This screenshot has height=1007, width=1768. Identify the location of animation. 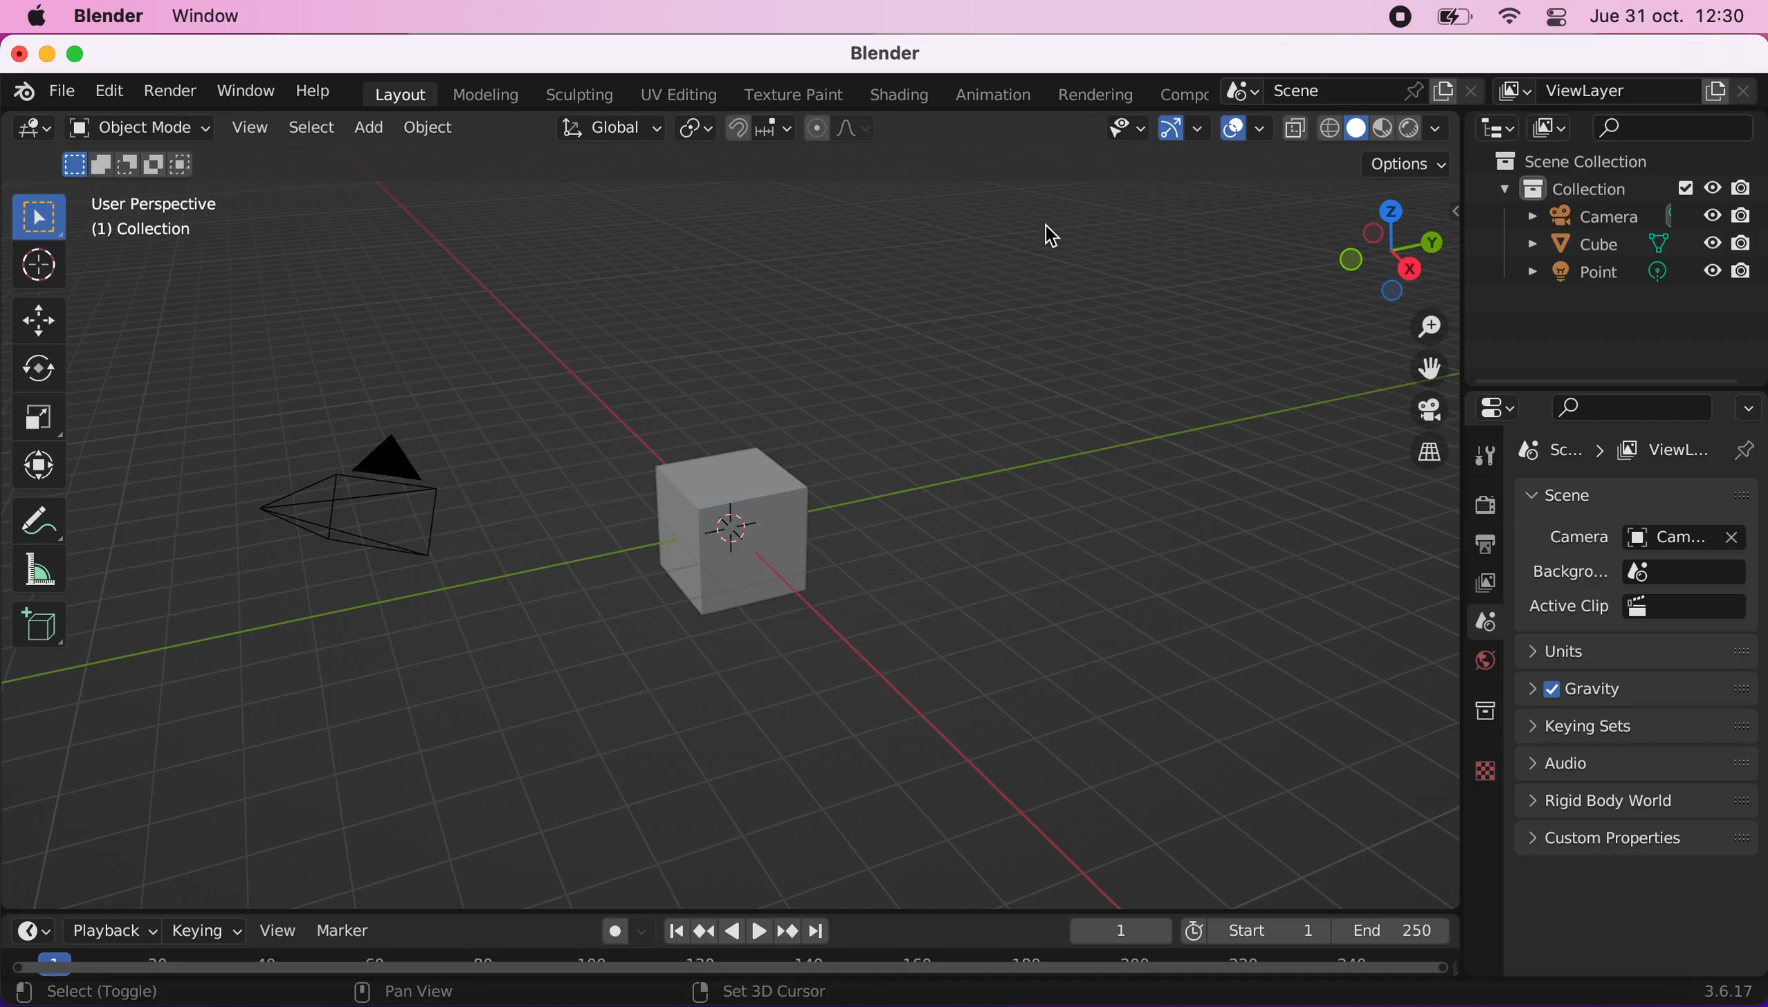
(999, 96).